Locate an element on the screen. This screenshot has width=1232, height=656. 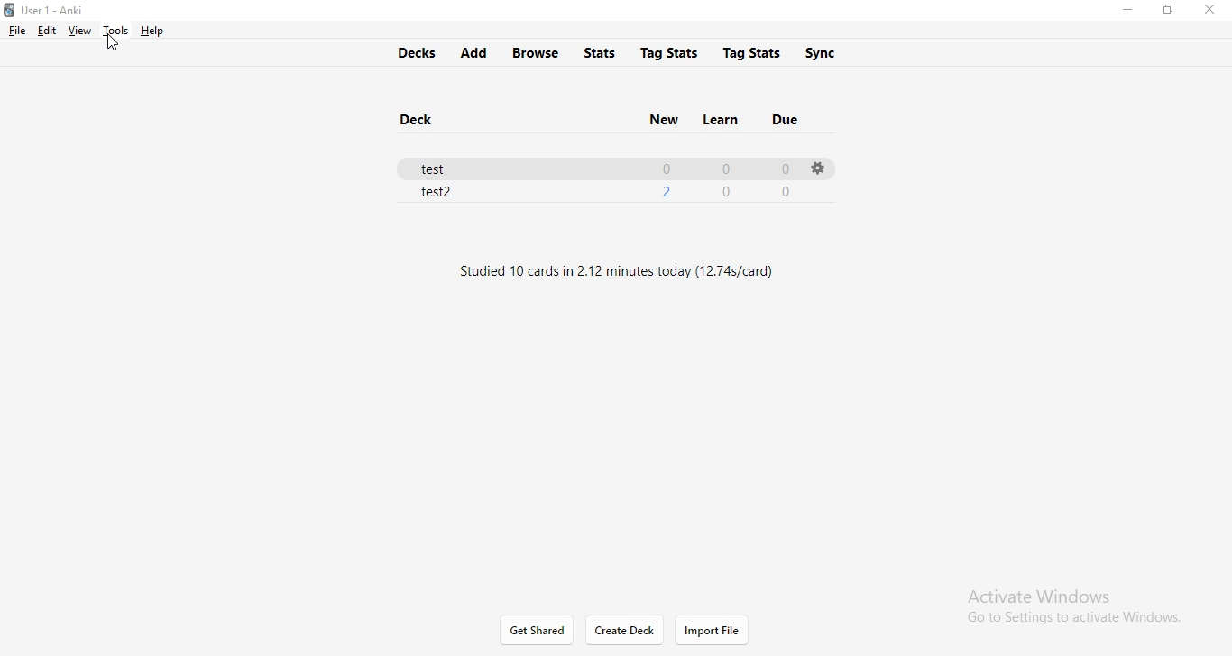
sync is located at coordinates (823, 52).